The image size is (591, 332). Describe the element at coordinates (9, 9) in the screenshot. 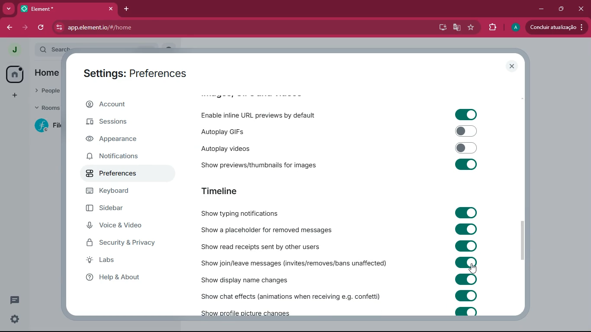

I see `more` at that location.